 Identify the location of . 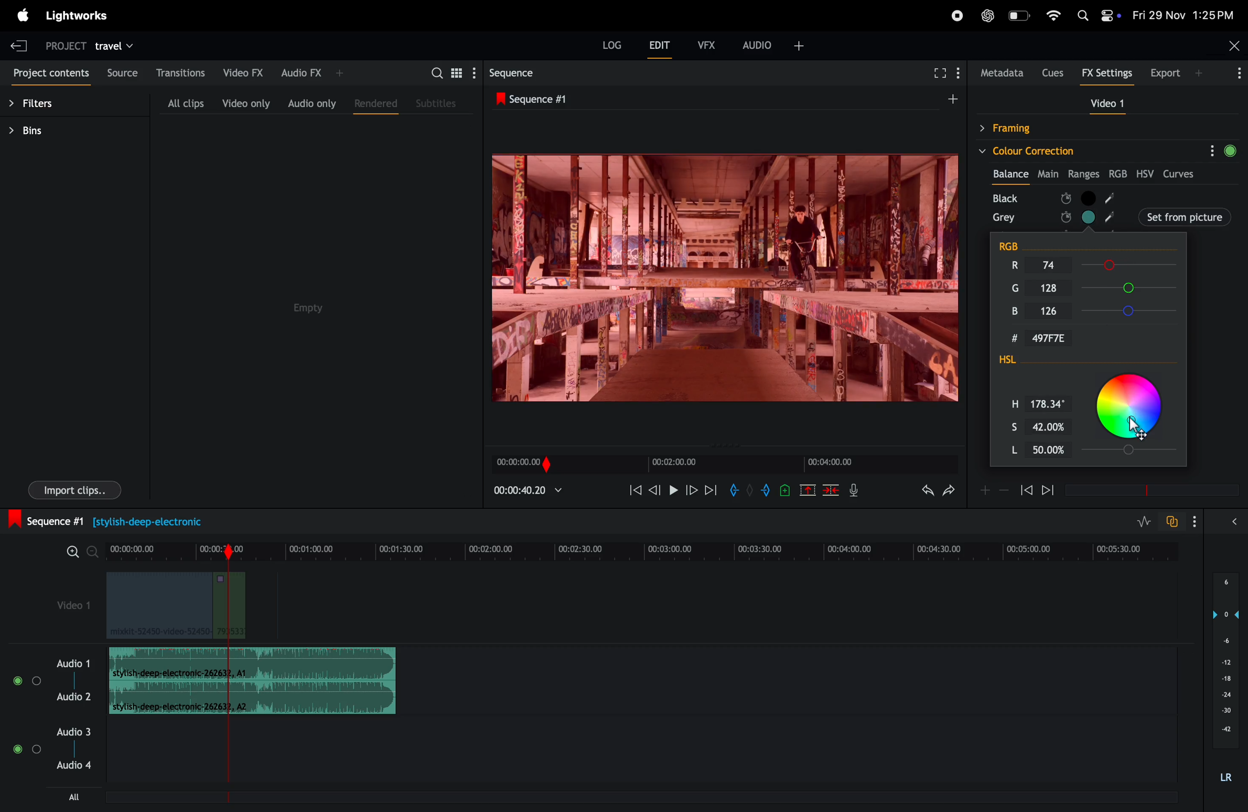
(769, 44).